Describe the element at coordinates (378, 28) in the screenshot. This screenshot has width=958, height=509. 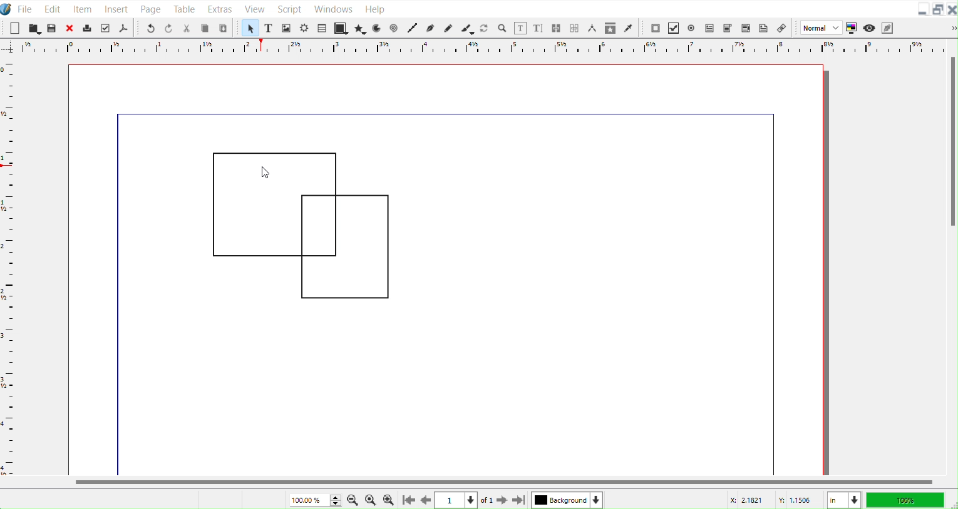
I see `Arc` at that location.